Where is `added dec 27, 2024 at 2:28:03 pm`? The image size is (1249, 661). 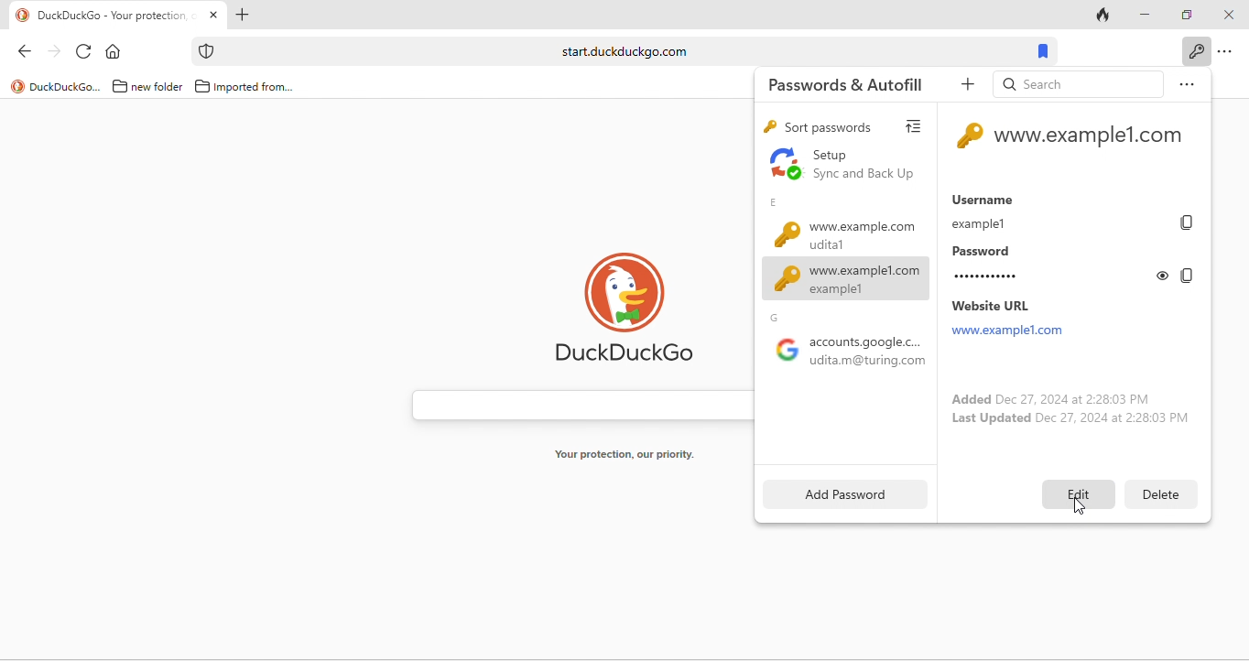
added dec 27, 2024 at 2:28:03 pm is located at coordinates (1048, 397).